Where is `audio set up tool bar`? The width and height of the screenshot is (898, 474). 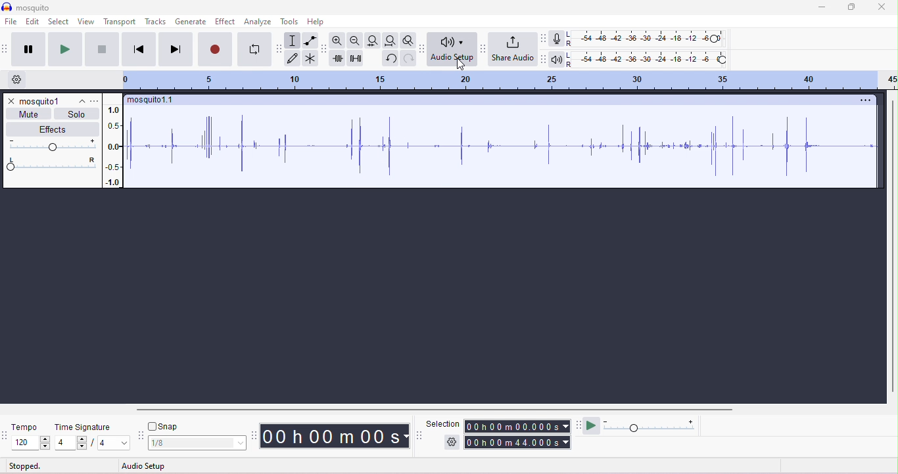 audio set up tool bar is located at coordinates (423, 49).